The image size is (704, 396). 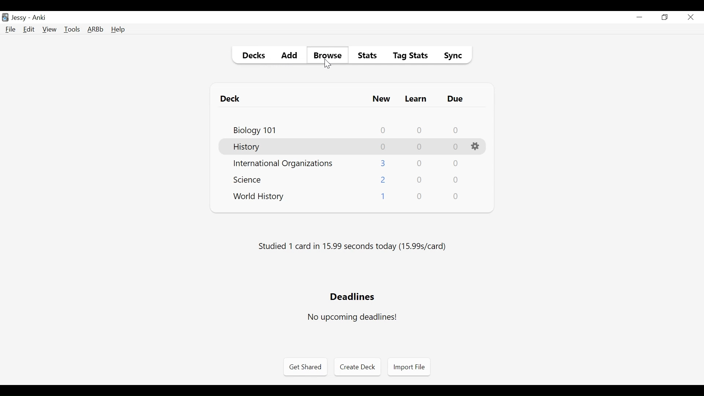 I want to click on Learn, so click(x=415, y=98).